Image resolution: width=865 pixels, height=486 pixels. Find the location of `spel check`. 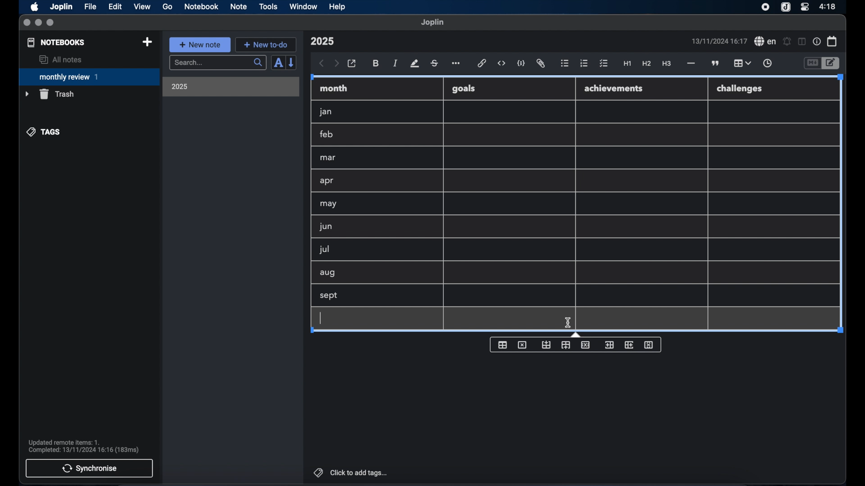

spel check is located at coordinates (765, 41).